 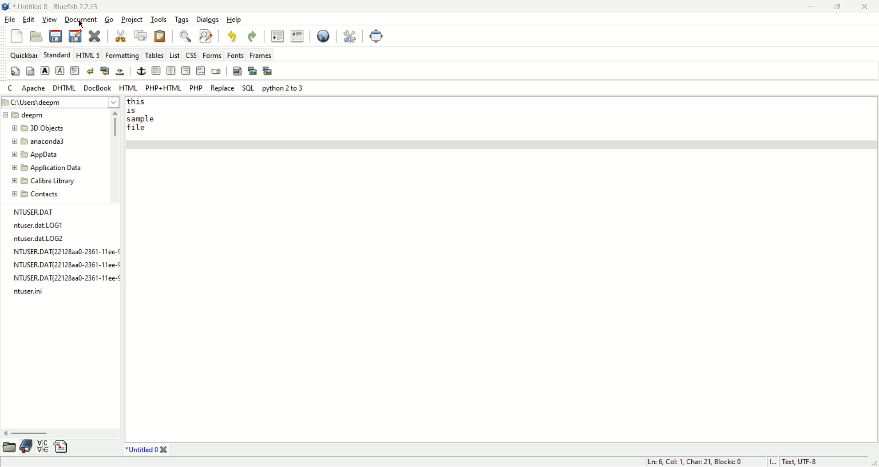 What do you see at coordinates (298, 36) in the screenshot?
I see `indent` at bounding box center [298, 36].